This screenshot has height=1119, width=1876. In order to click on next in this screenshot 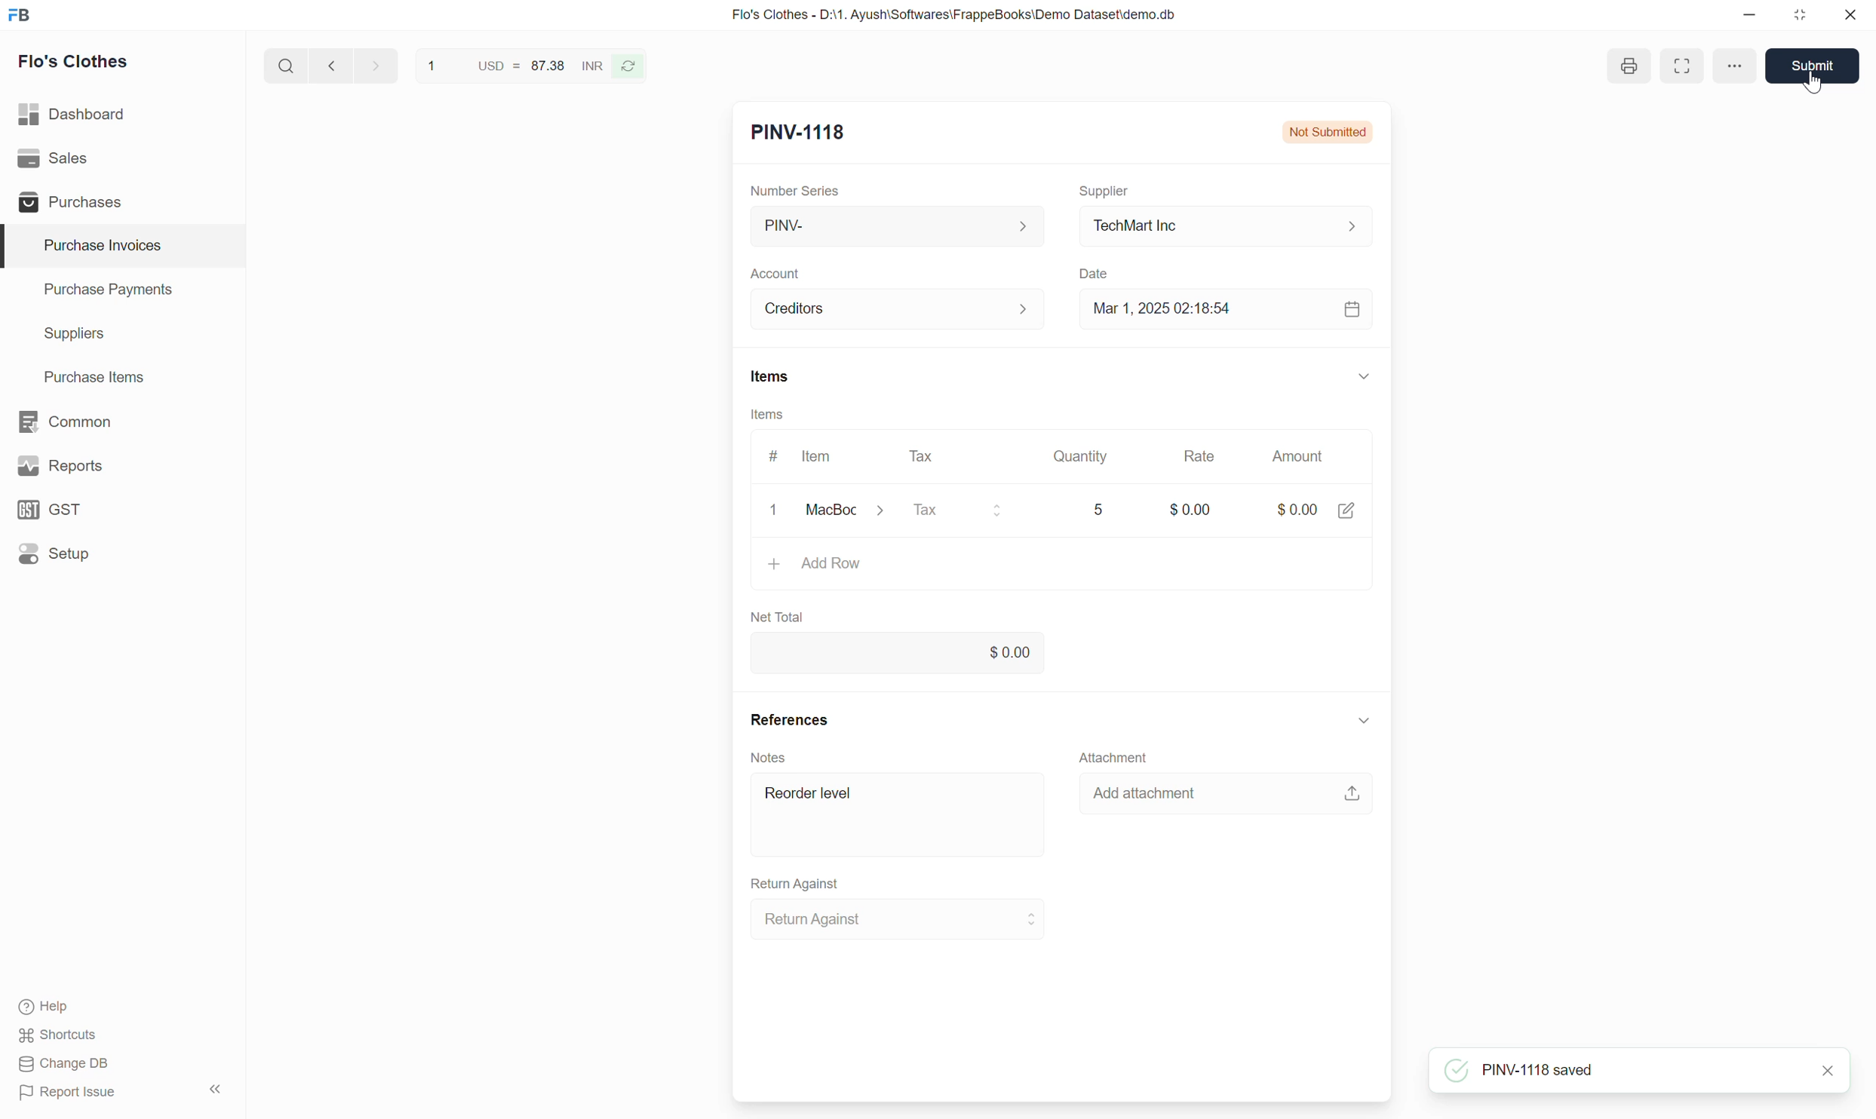, I will do `click(378, 65)`.